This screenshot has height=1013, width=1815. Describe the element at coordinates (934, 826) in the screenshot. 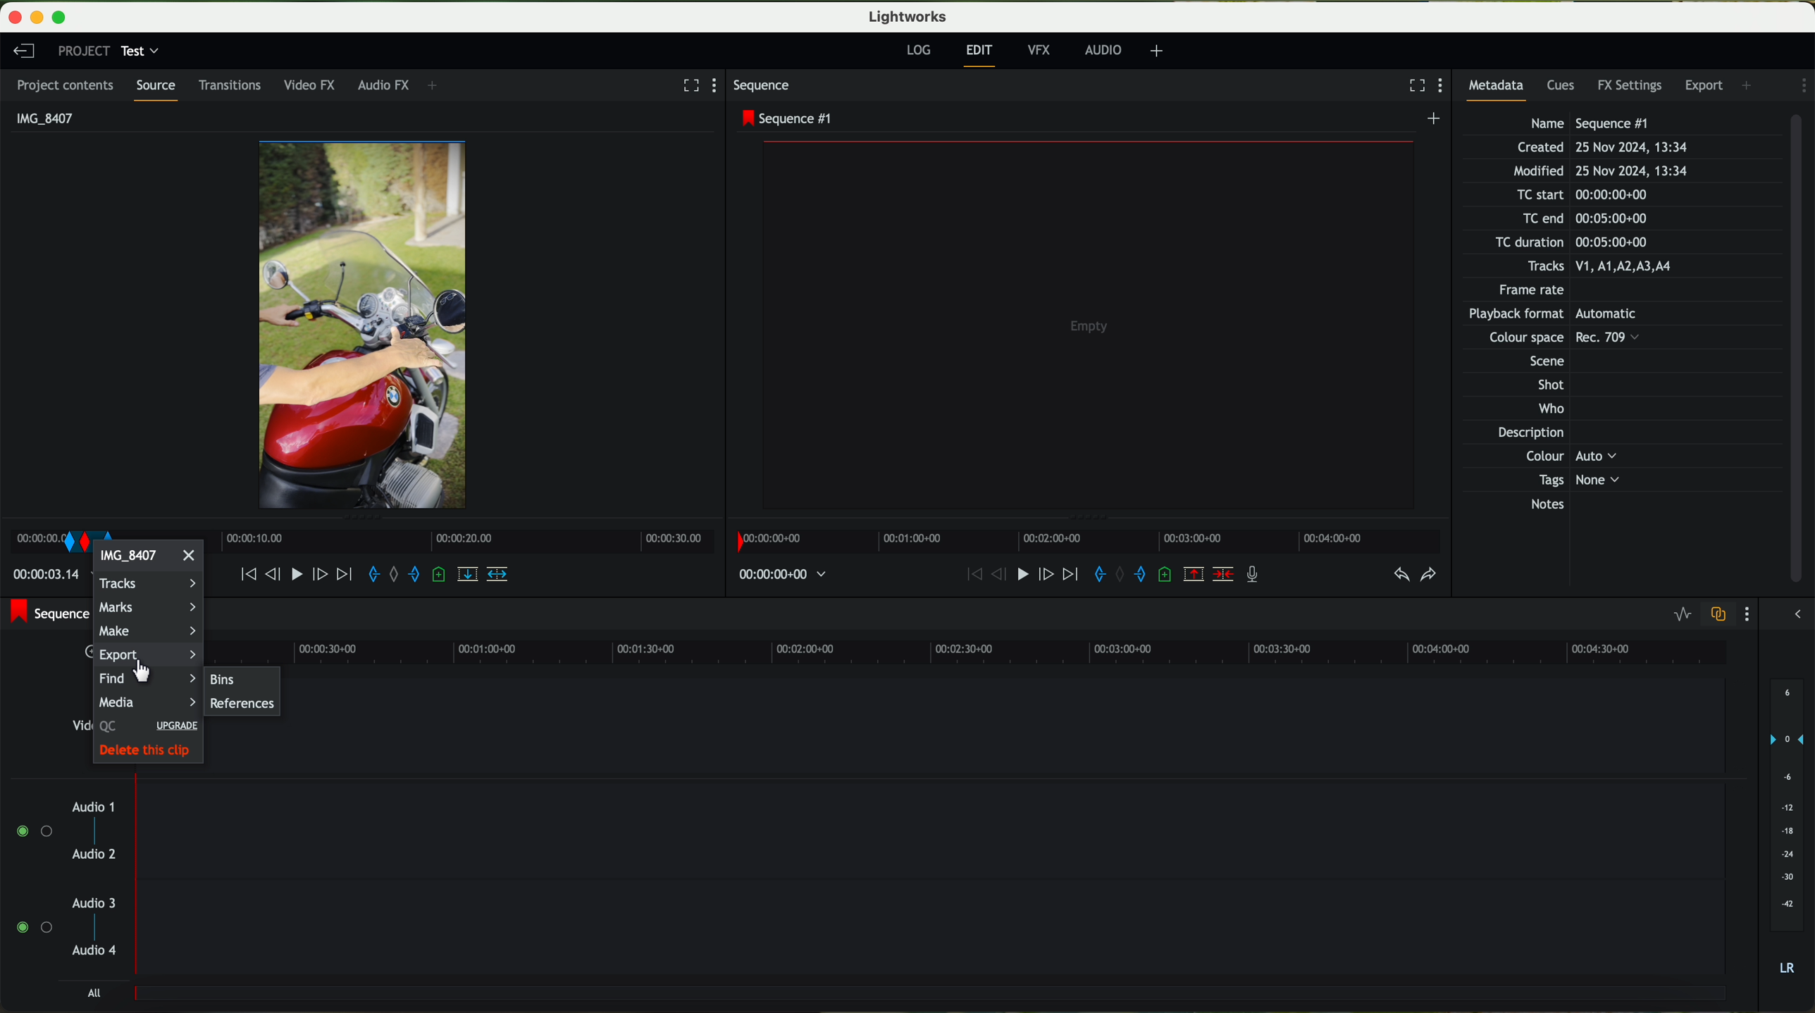

I see `track` at that location.